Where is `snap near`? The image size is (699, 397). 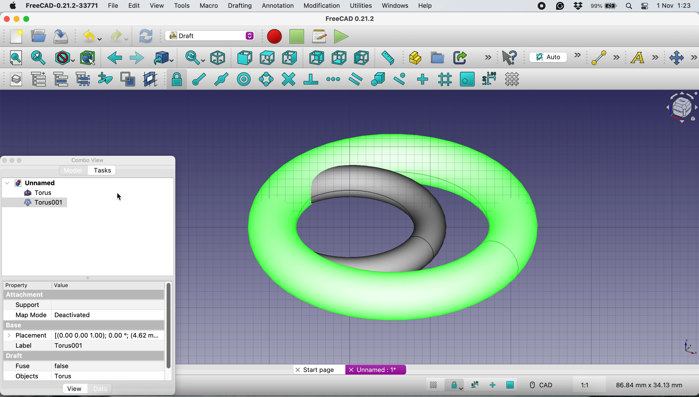
snap near is located at coordinates (400, 79).